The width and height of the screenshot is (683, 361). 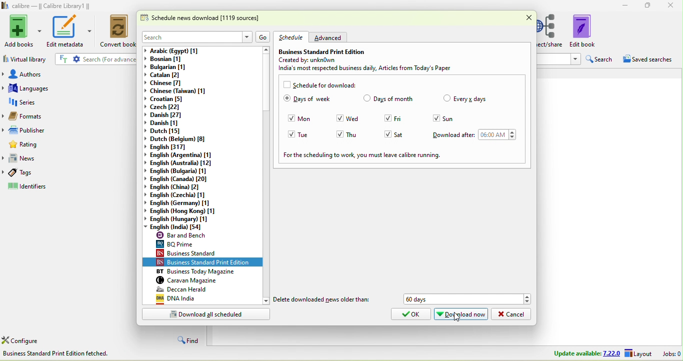 What do you see at coordinates (172, 59) in the screenshot?
I see `bosnian [1]` at bounding box center [172, 59].